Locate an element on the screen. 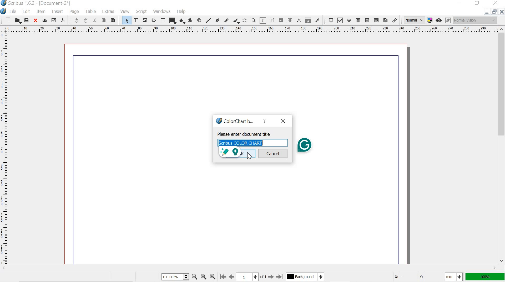  save is located at coordinates (27, 21).